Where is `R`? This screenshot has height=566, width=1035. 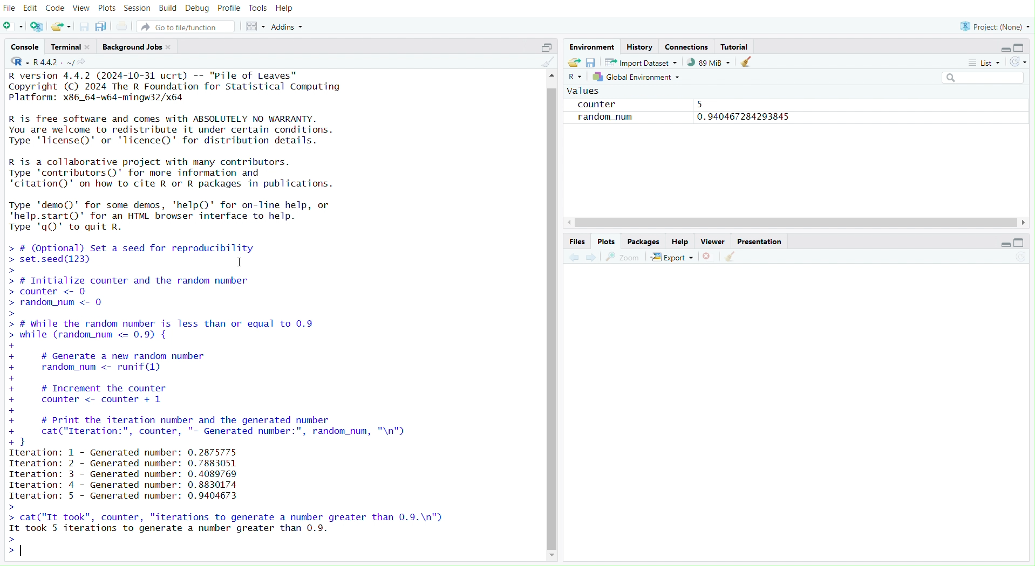 R is located at coordinates (16, 63).